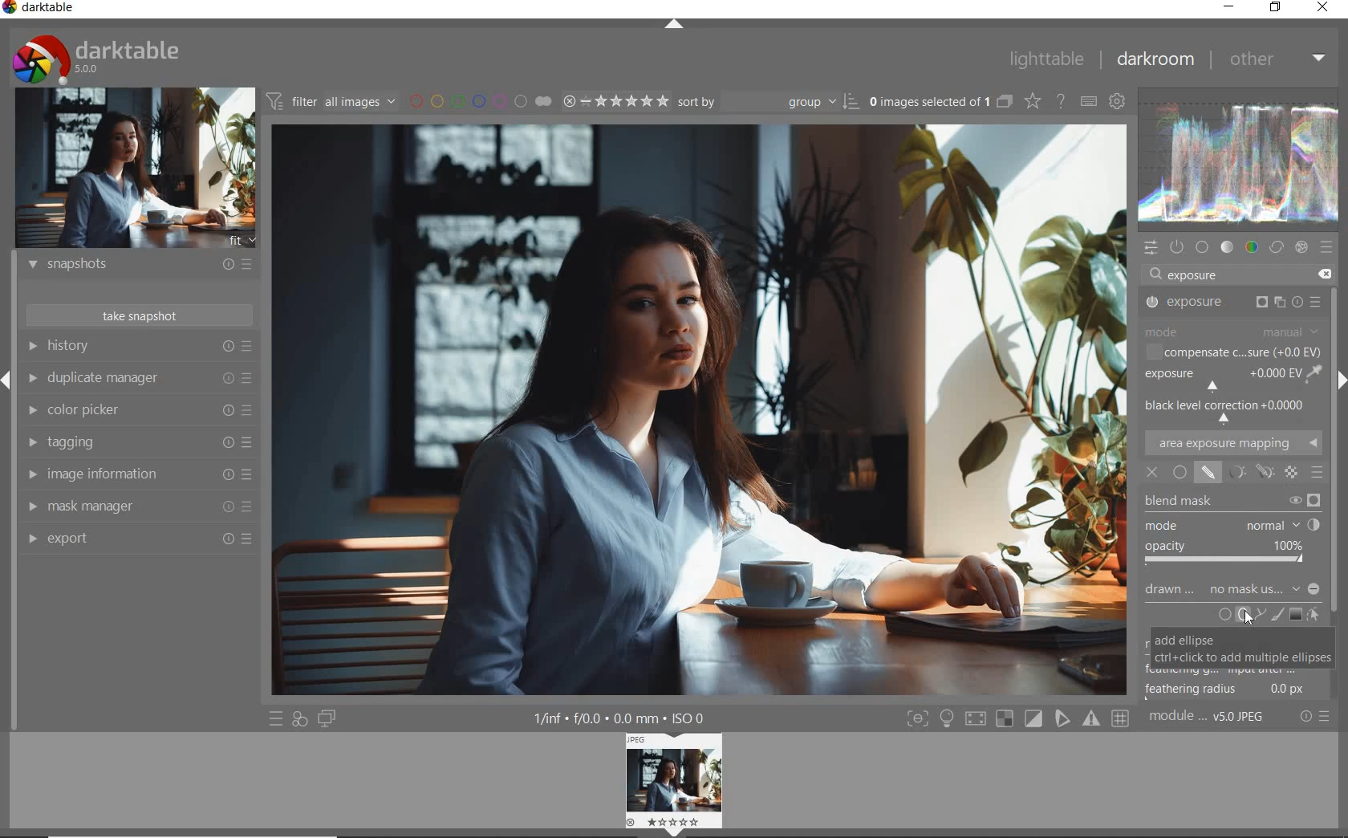  Describe the element at coordinates (327, 719) in the screenshot. I see `display a second darkroom image below` at that location.